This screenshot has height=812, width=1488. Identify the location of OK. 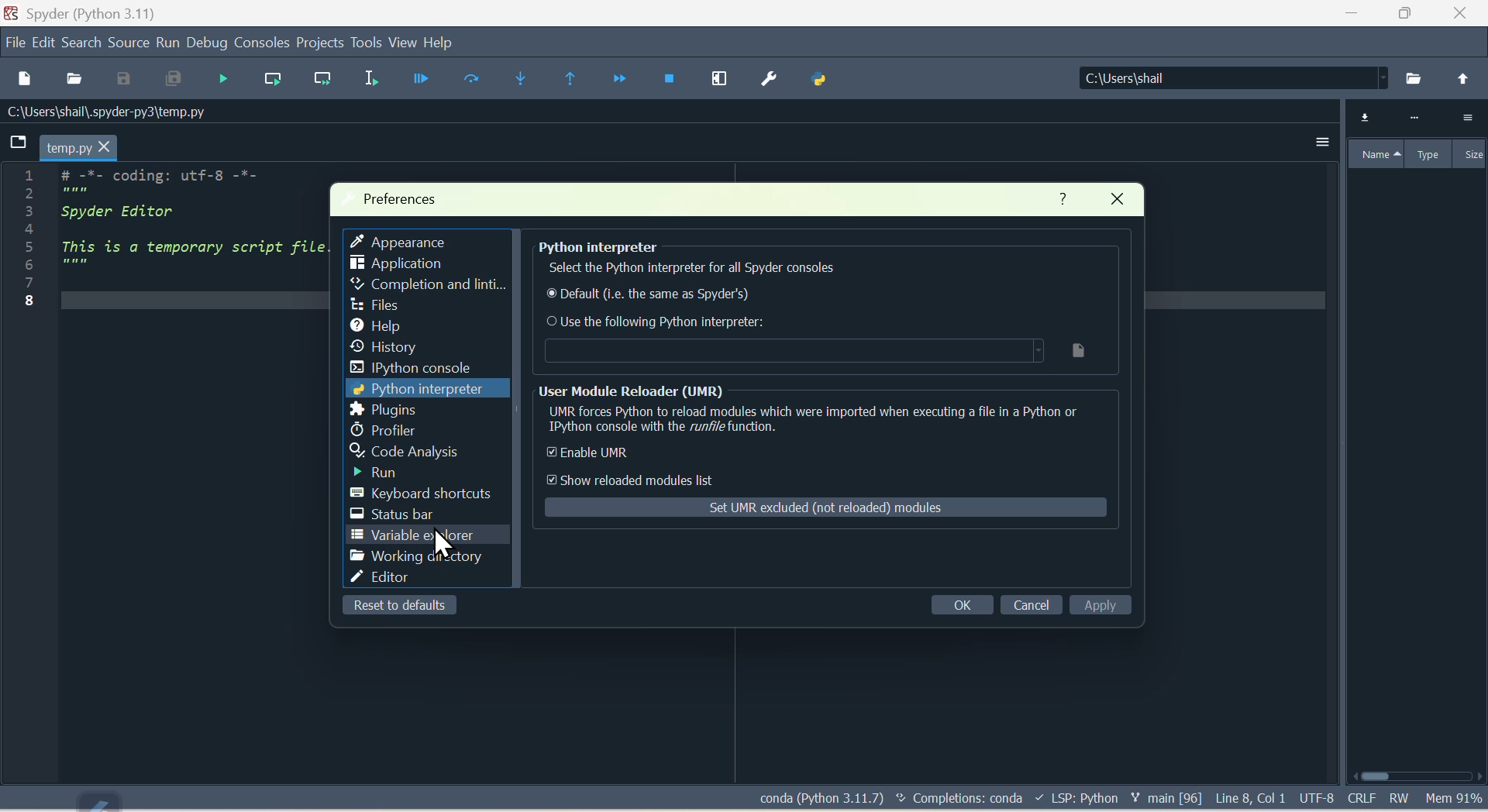
(953, 607).